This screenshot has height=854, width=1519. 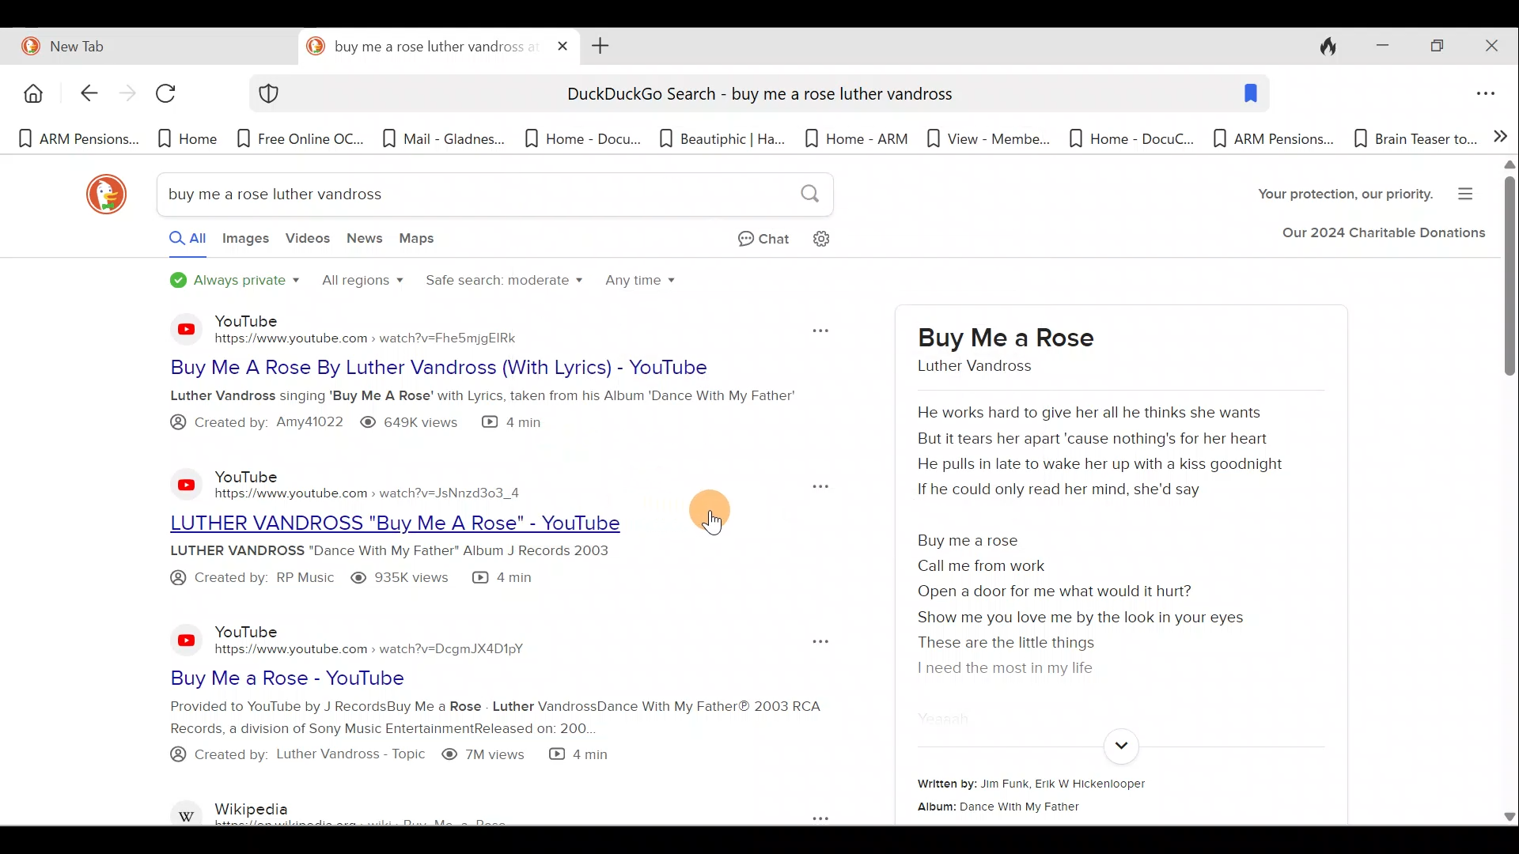 What do you see at coordinates (501, 287) in the screenshot?
I see `Safe search: moderate` at bounding box center [501, 287].